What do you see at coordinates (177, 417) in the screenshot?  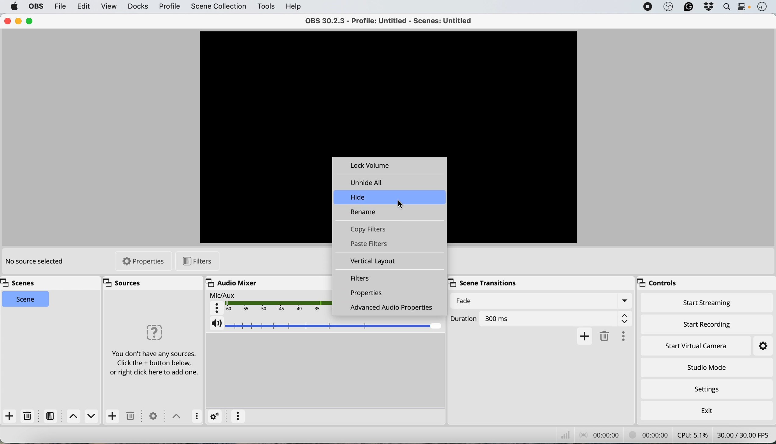 I see `toggle between sources` at bounding box center [177, 417].